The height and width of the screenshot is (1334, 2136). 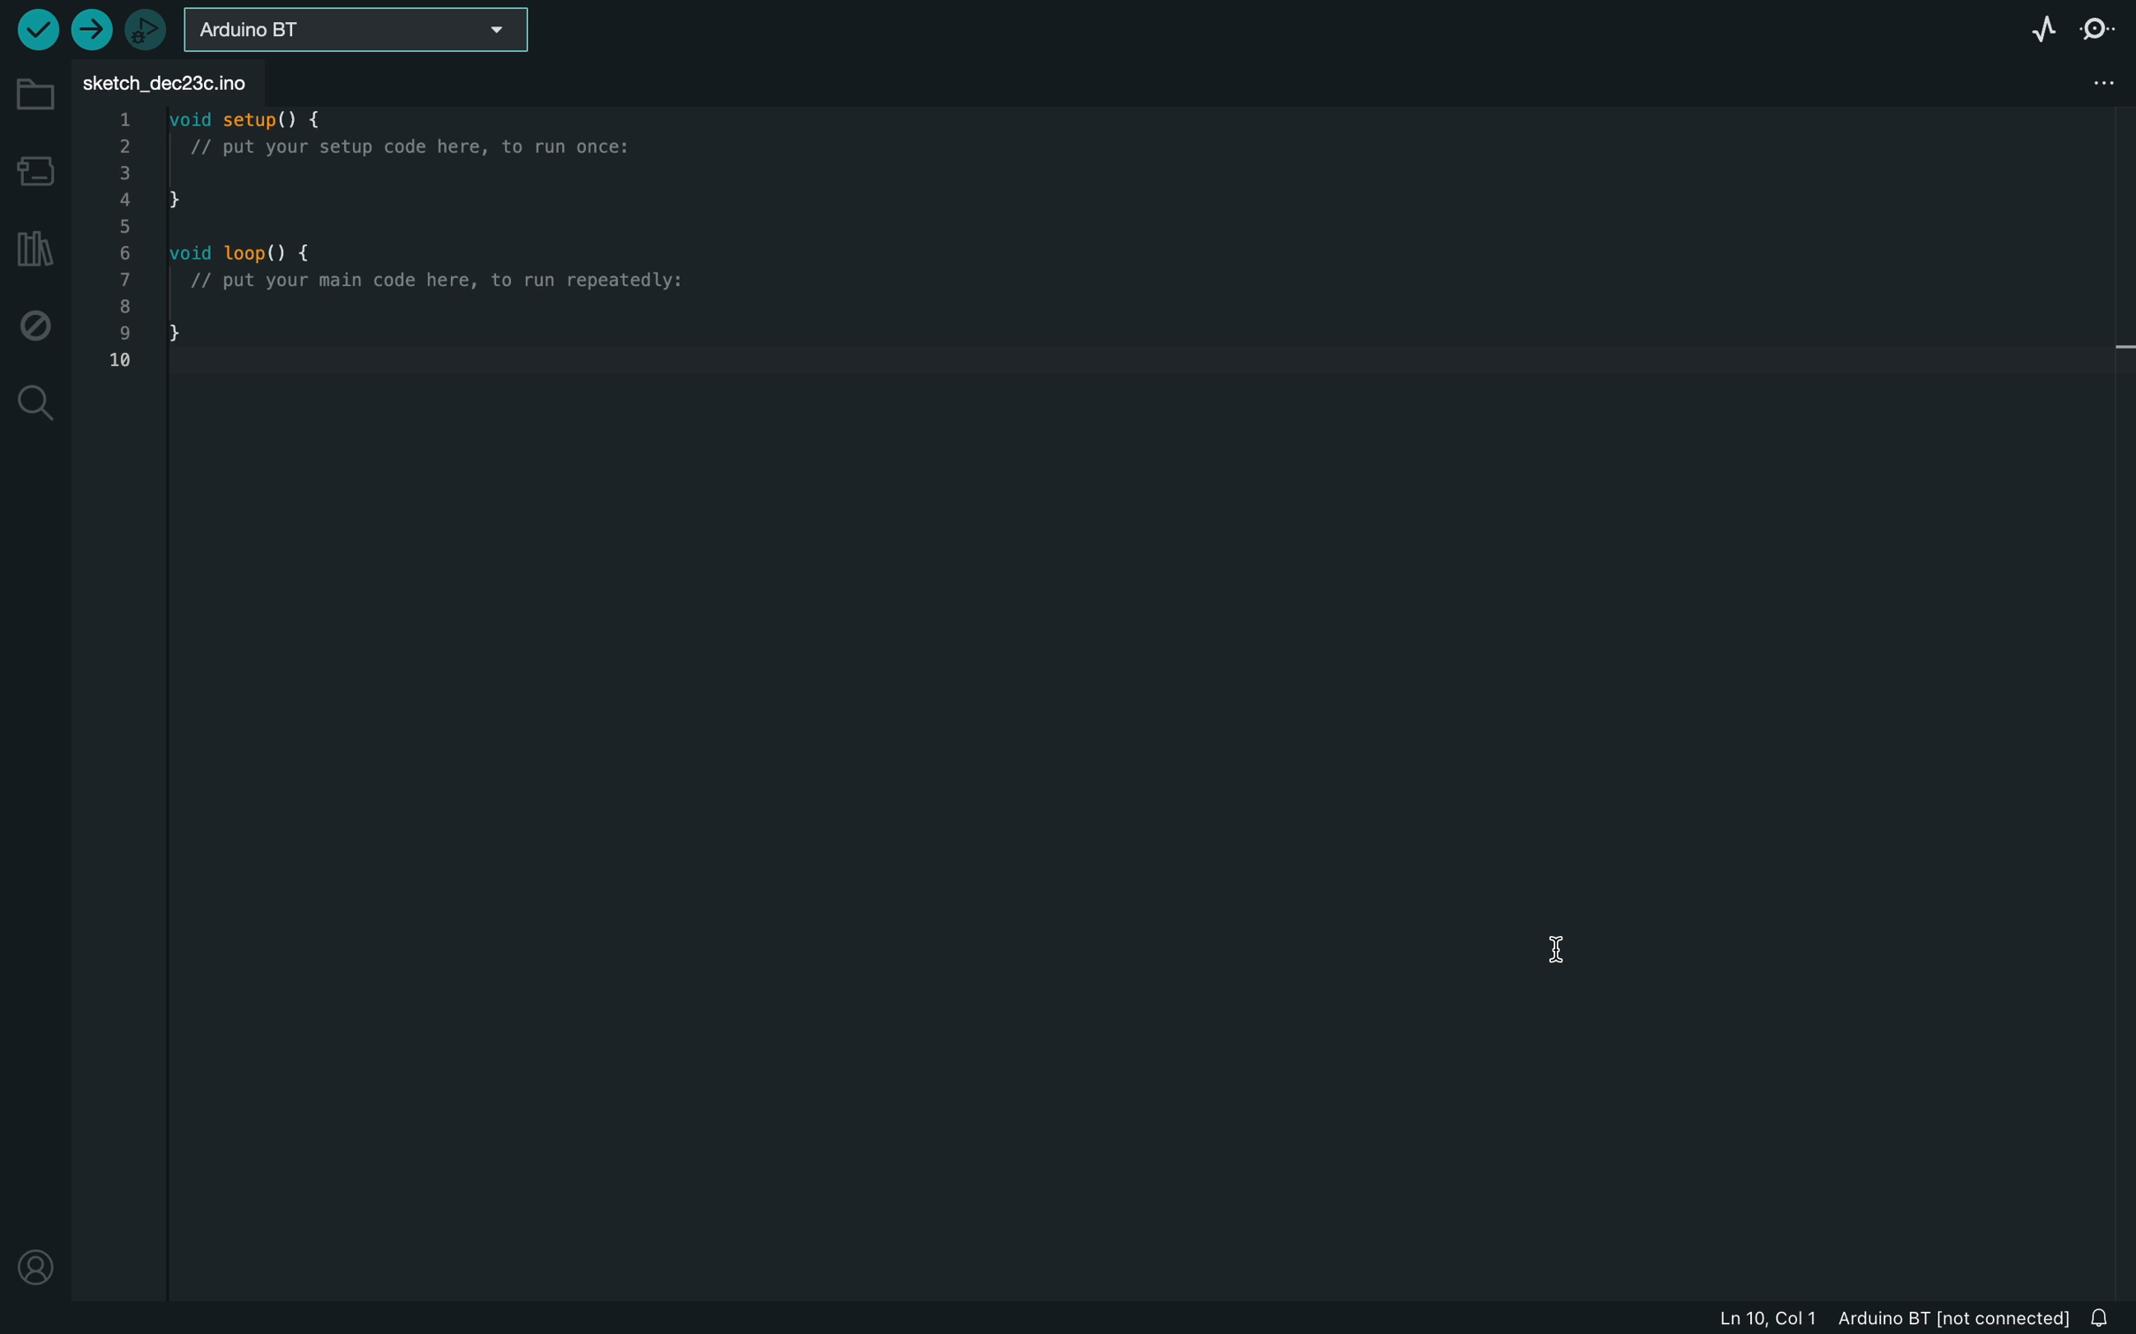 What do you see at coordinates (2098, 85) in the screenshot?
I see `tab manager` at bounding box center [2098, 85].